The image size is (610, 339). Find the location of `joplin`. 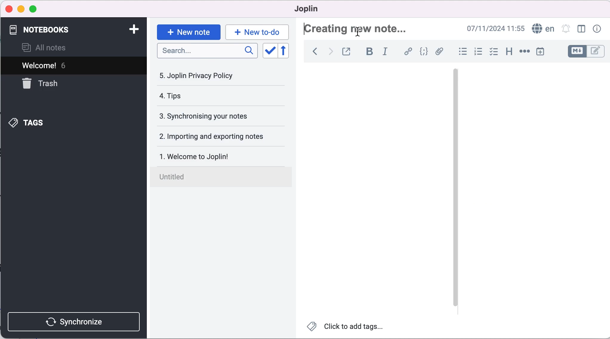

joplin is located at coordinates (309, 10).